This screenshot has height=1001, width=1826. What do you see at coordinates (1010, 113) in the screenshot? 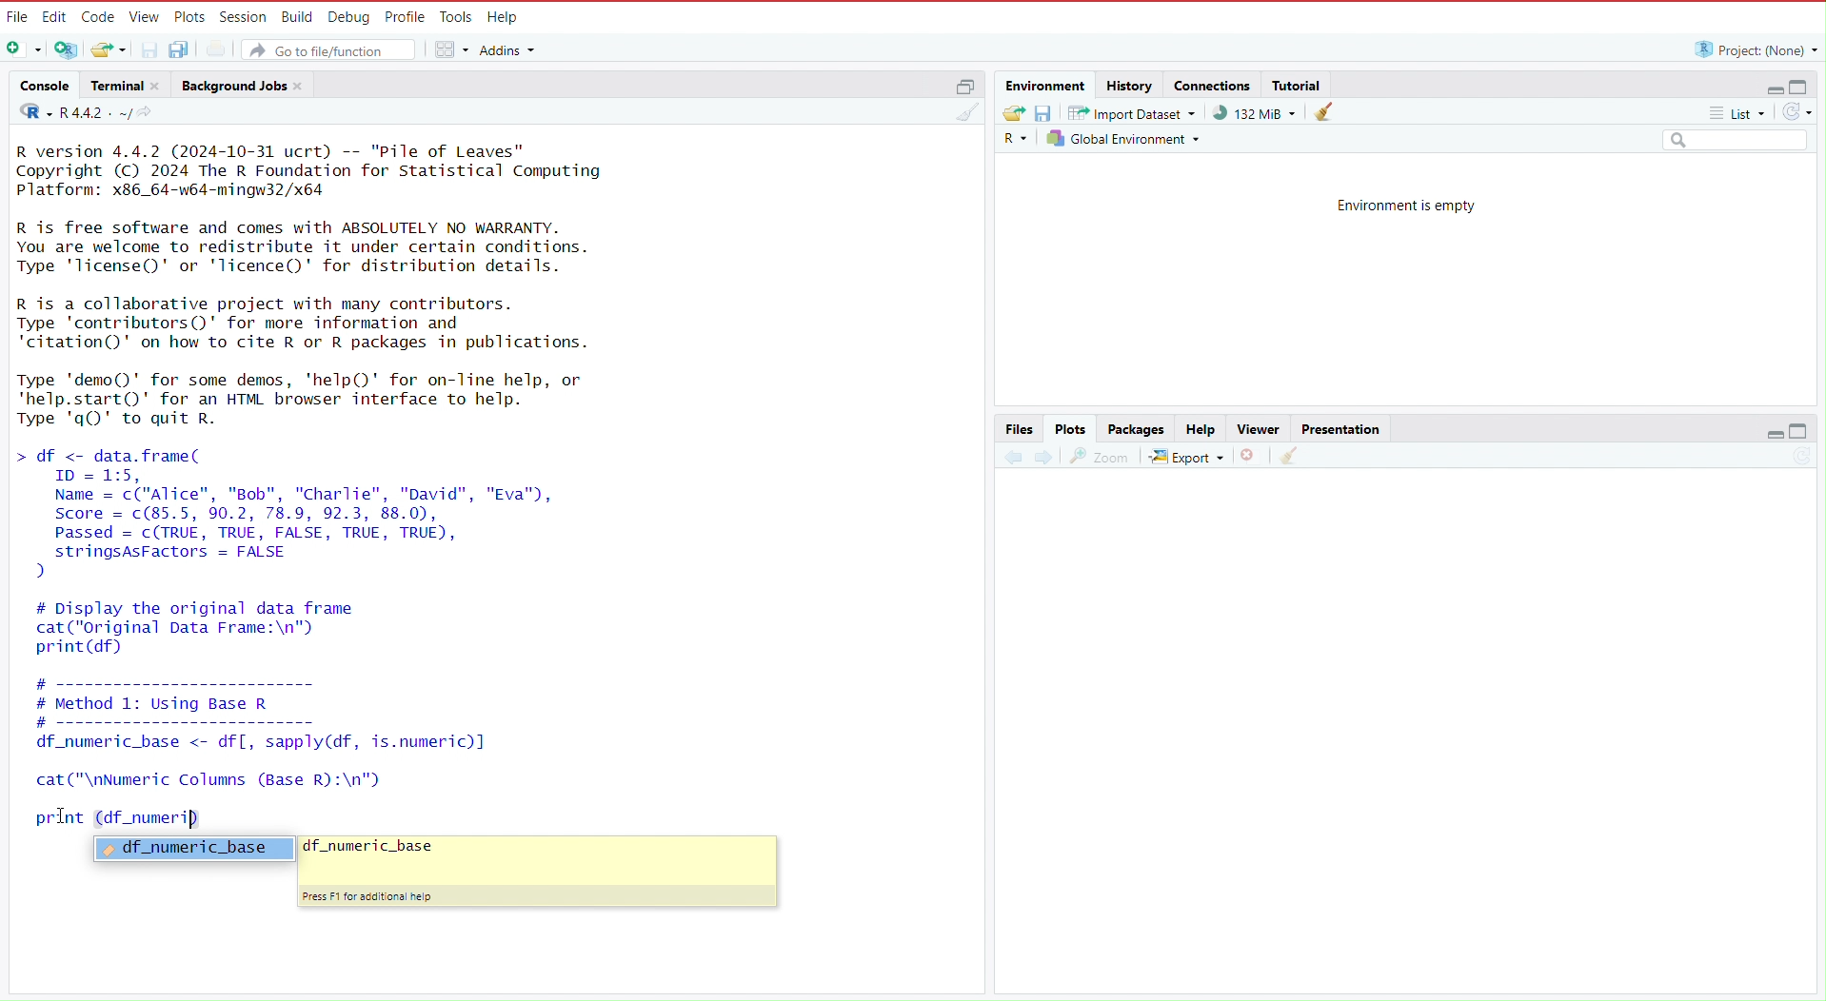
I see `Load workspace` at bounding box center [1010, 113].